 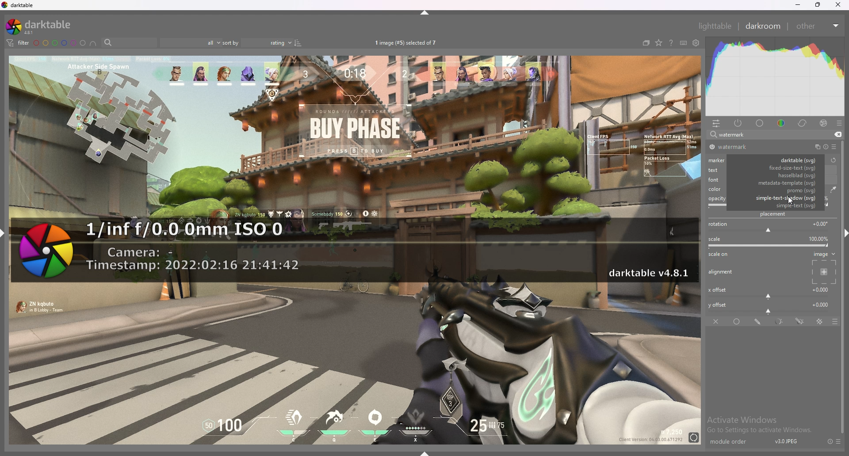 I want to click on alignment, so click(x=722, y=272).